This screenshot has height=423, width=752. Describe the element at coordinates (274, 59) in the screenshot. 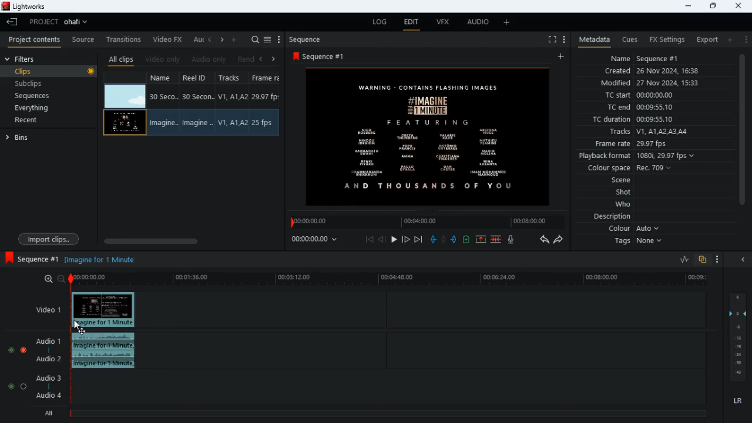

I see `right` at that location.